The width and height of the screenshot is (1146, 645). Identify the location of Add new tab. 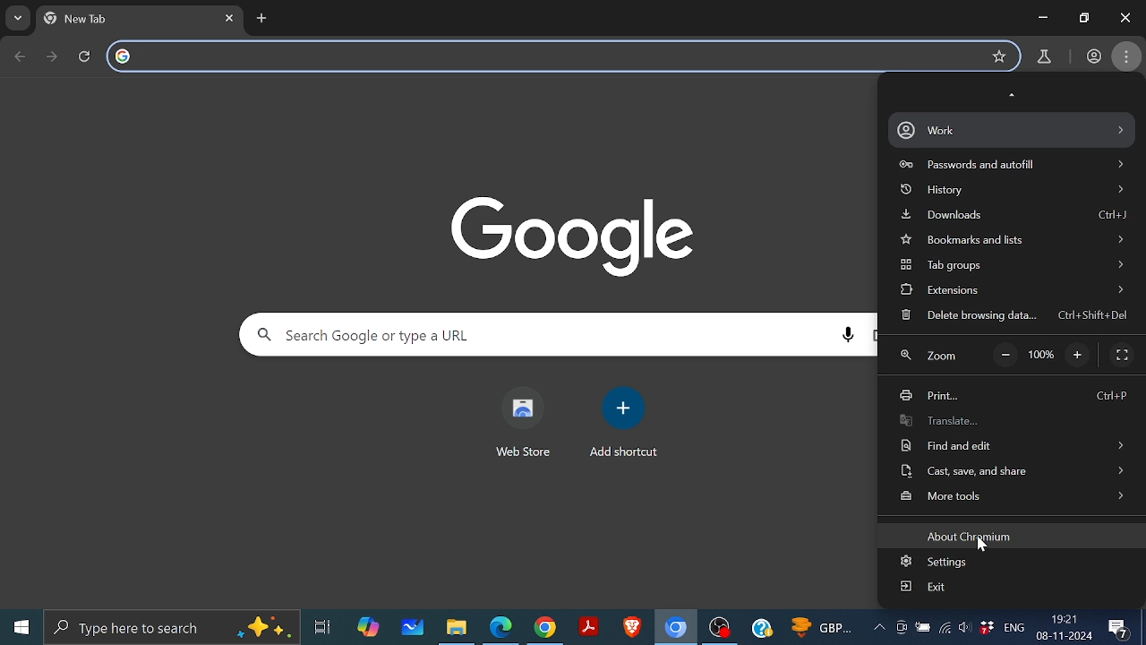
(263, 19).